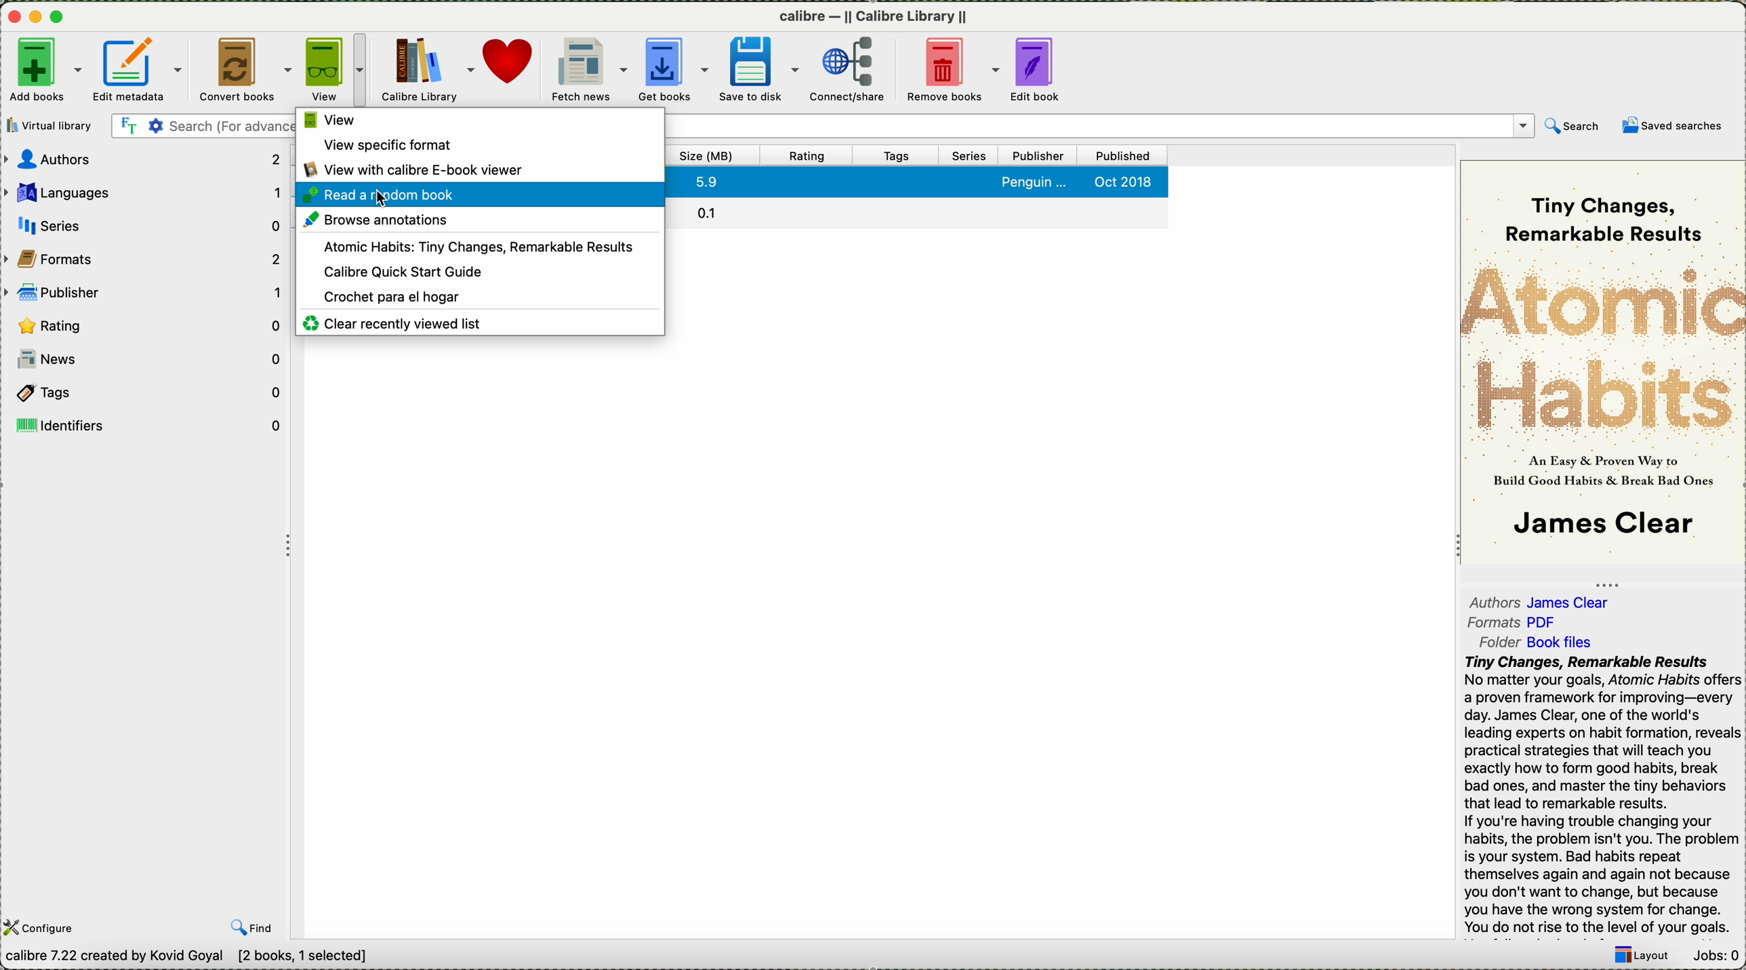 The image size is (1746, 970). What do you see at coordinates (144, 323) in the screenshot?
I see `rating` at bounding box center [144, 323].